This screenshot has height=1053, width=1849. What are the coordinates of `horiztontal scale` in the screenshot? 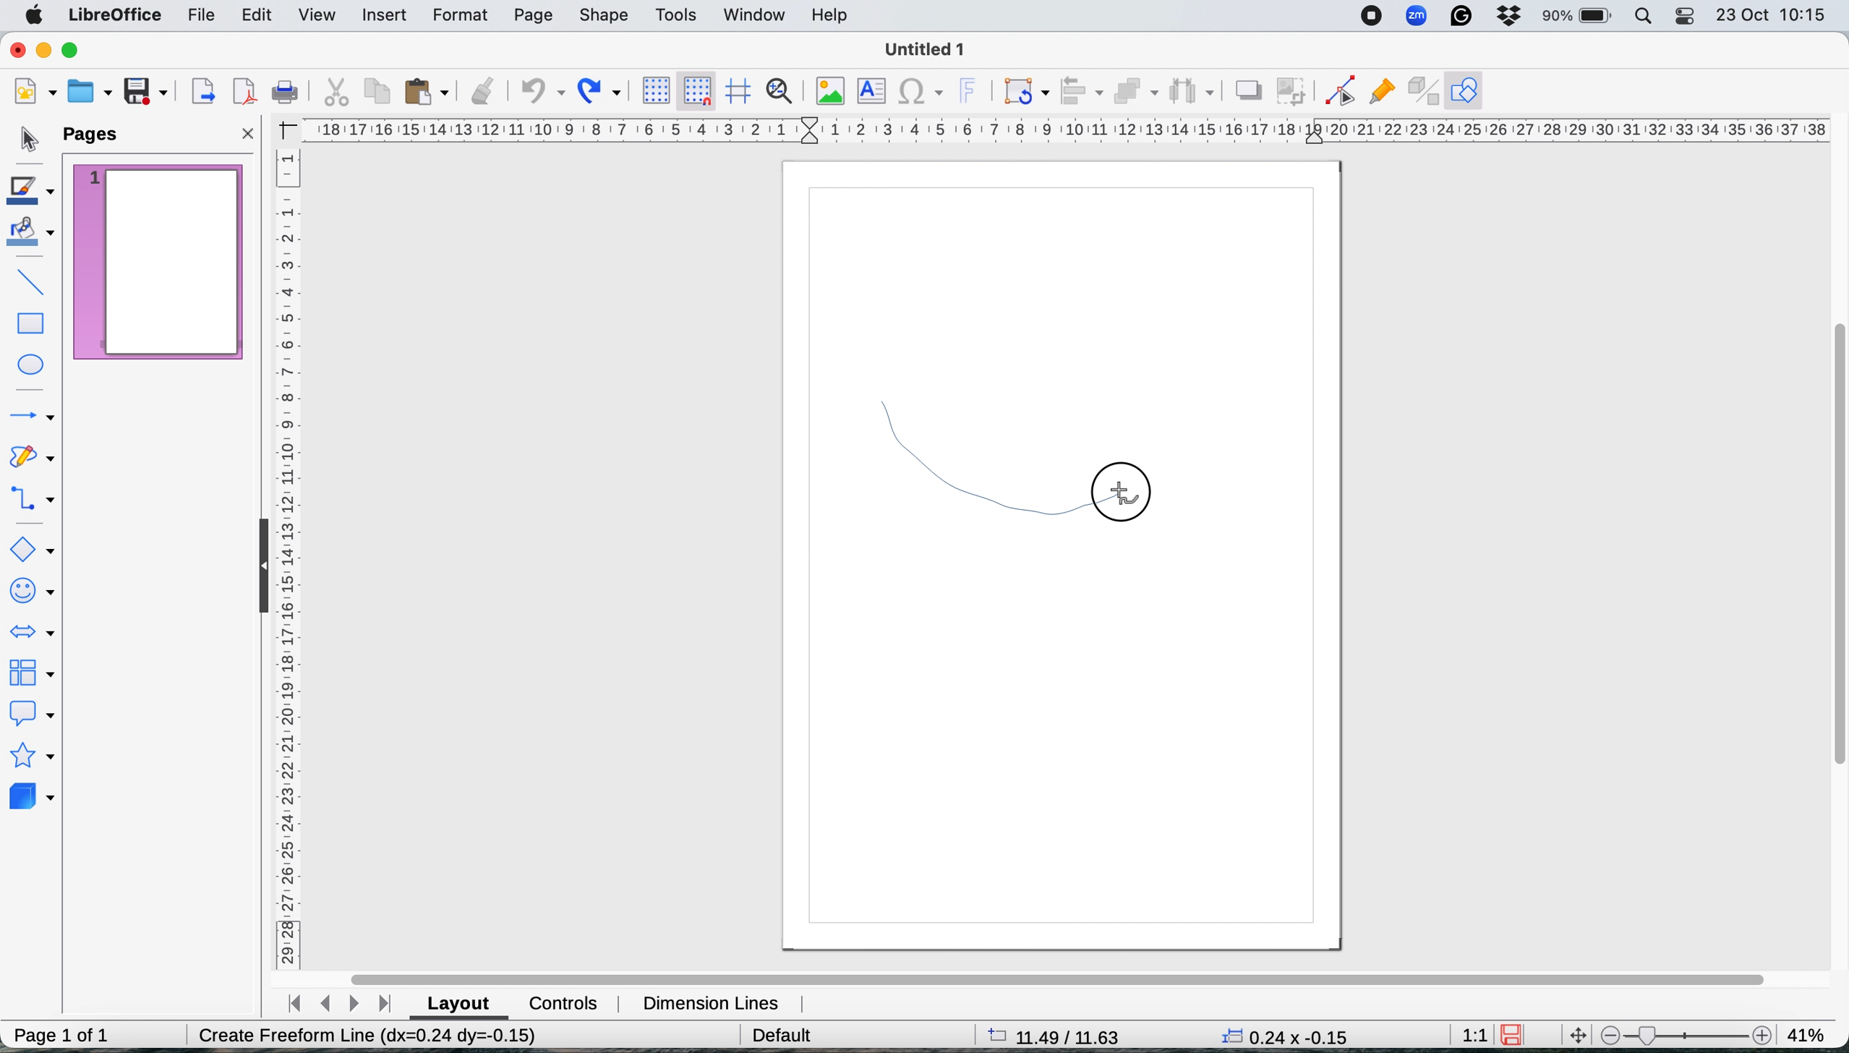 It's located at (1066, 130).